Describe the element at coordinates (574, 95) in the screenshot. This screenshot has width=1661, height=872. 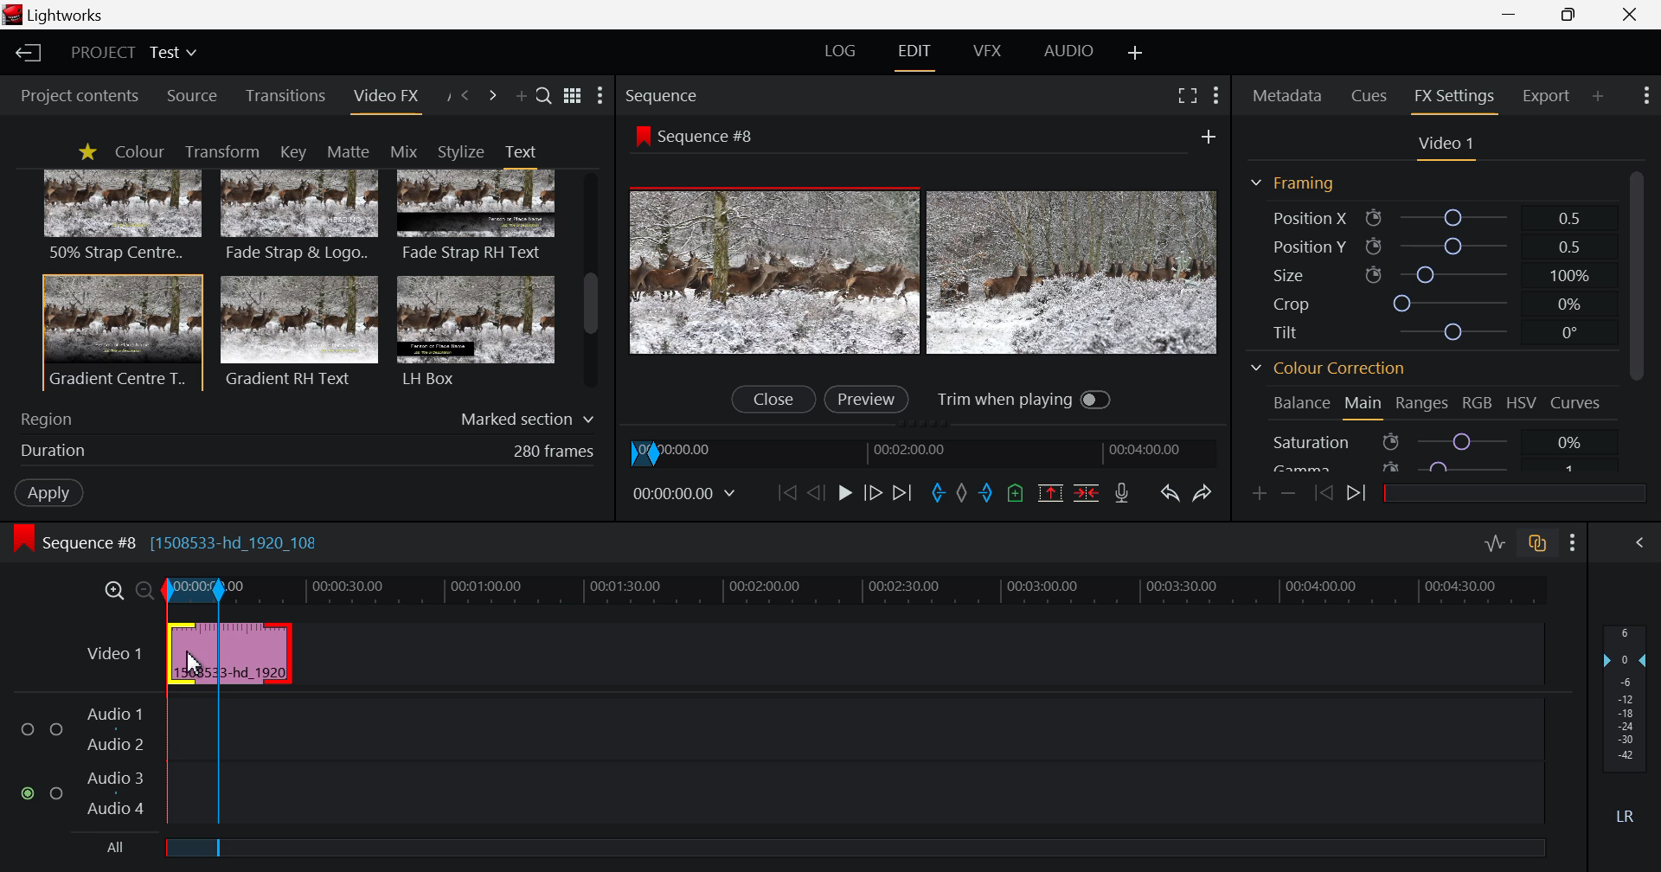
I see `Toggle between list and title views` at that location.